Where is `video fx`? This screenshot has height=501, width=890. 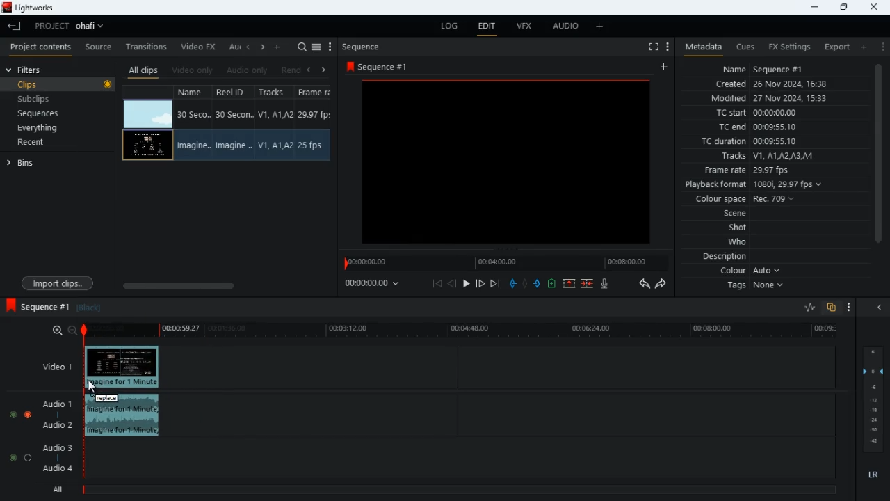
video fx is located at coordinates (200, 47).